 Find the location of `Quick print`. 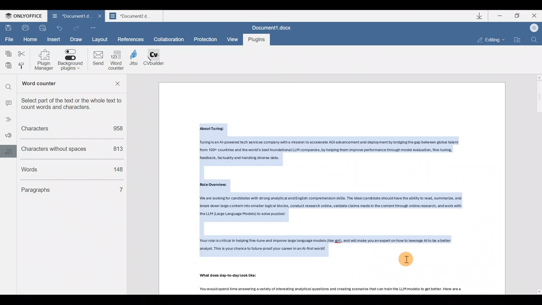

Quick print is located at coordinates (42, 28).